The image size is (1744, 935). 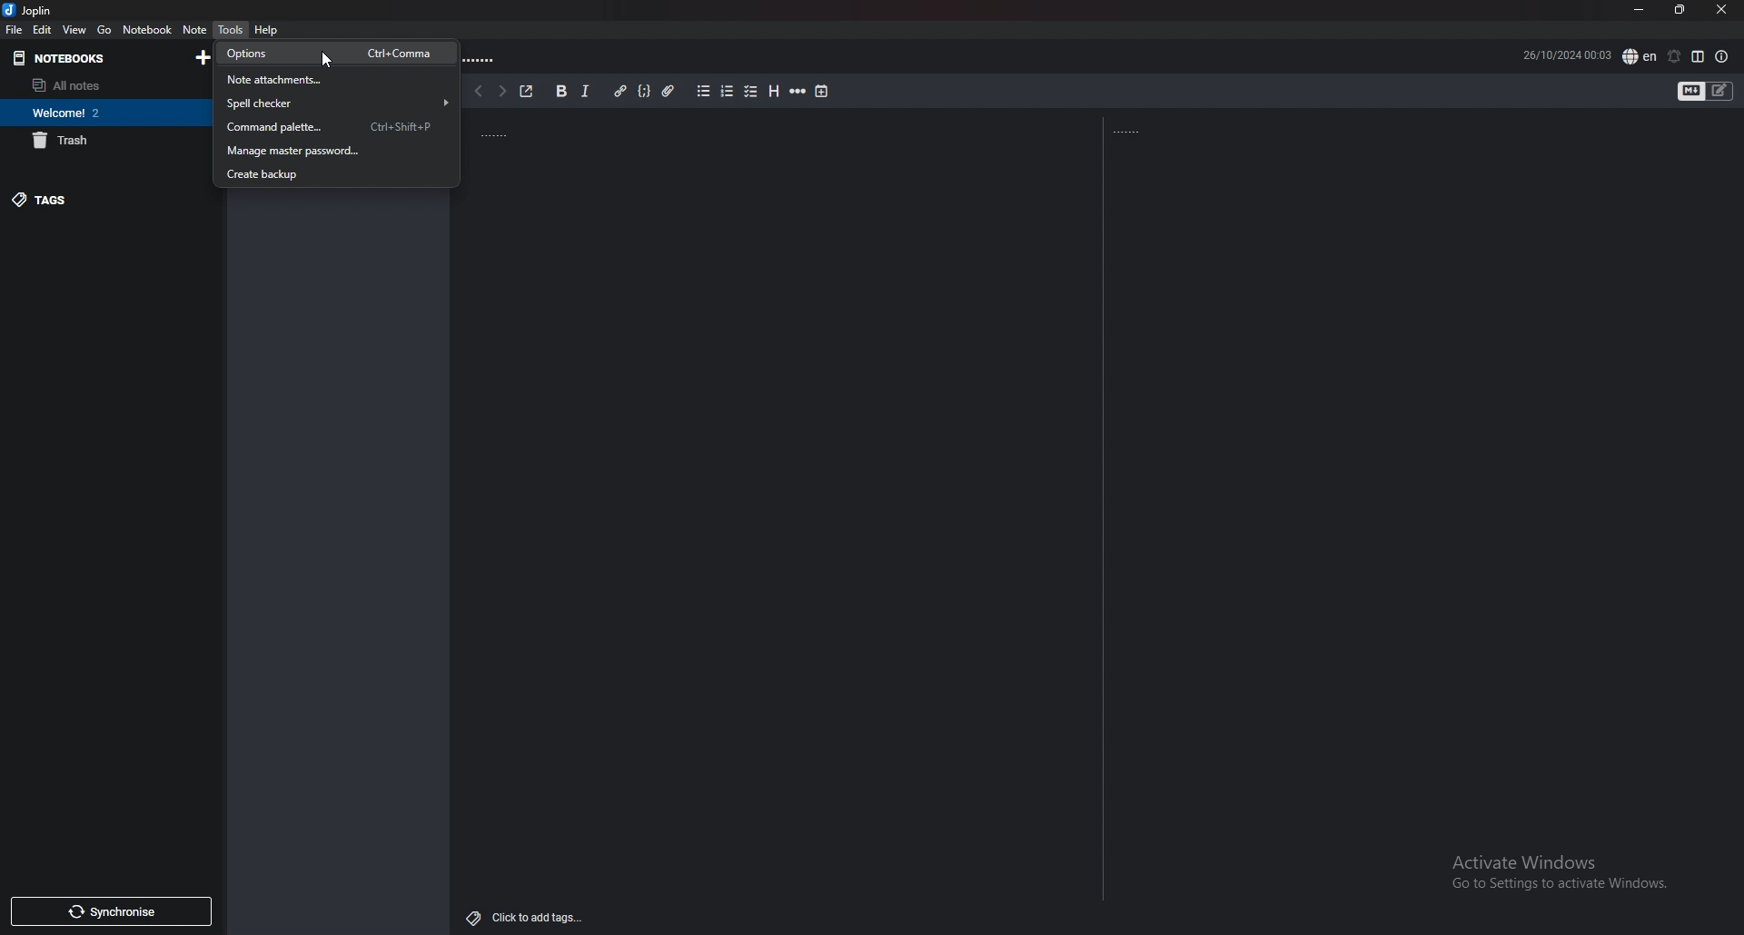 What do you see at coordinates (584, 92) in the screenshot?
I see `italic` at bounding box center [584, 92].